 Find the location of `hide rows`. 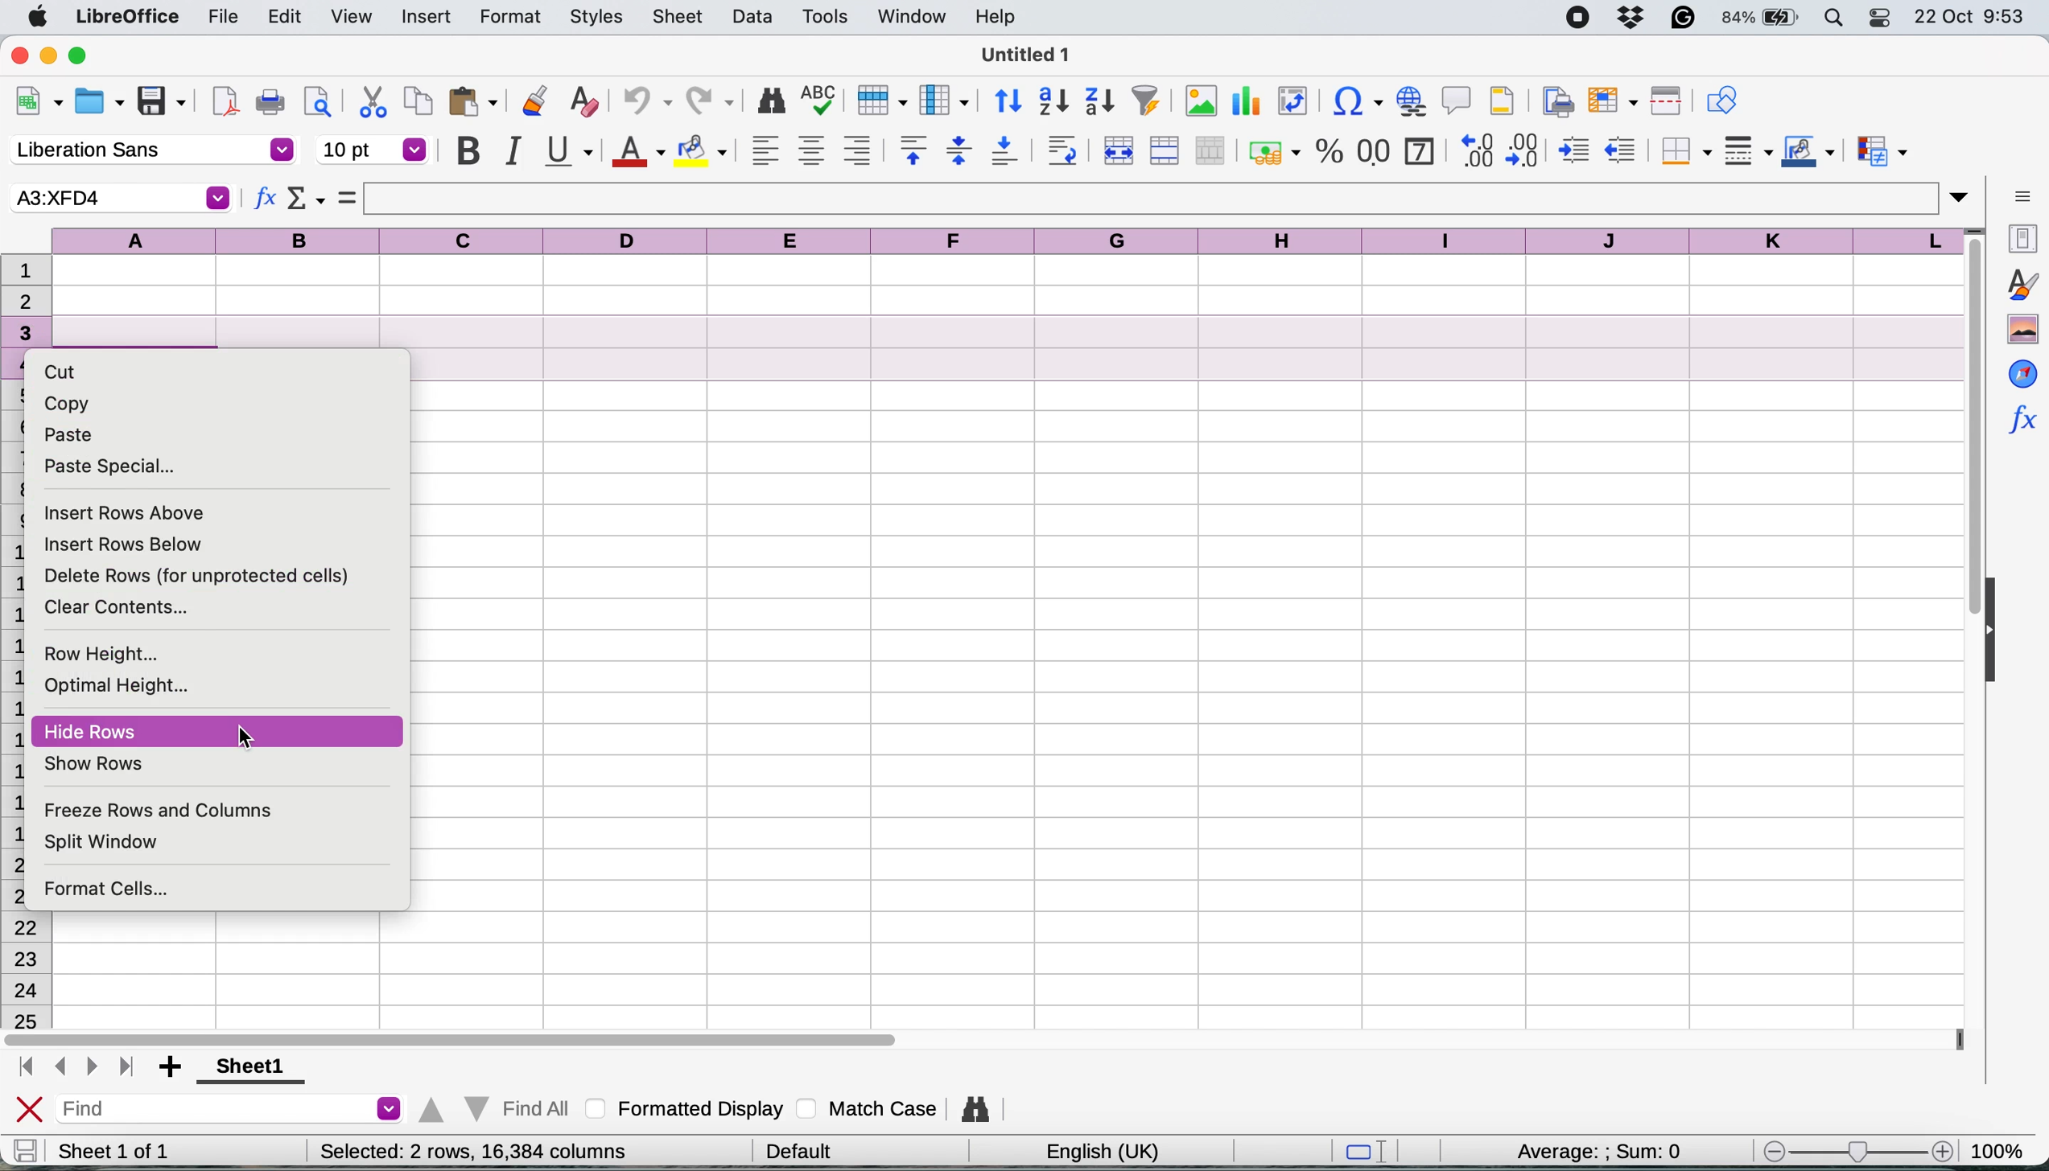

hide rows is located at coordinates (95, 729).